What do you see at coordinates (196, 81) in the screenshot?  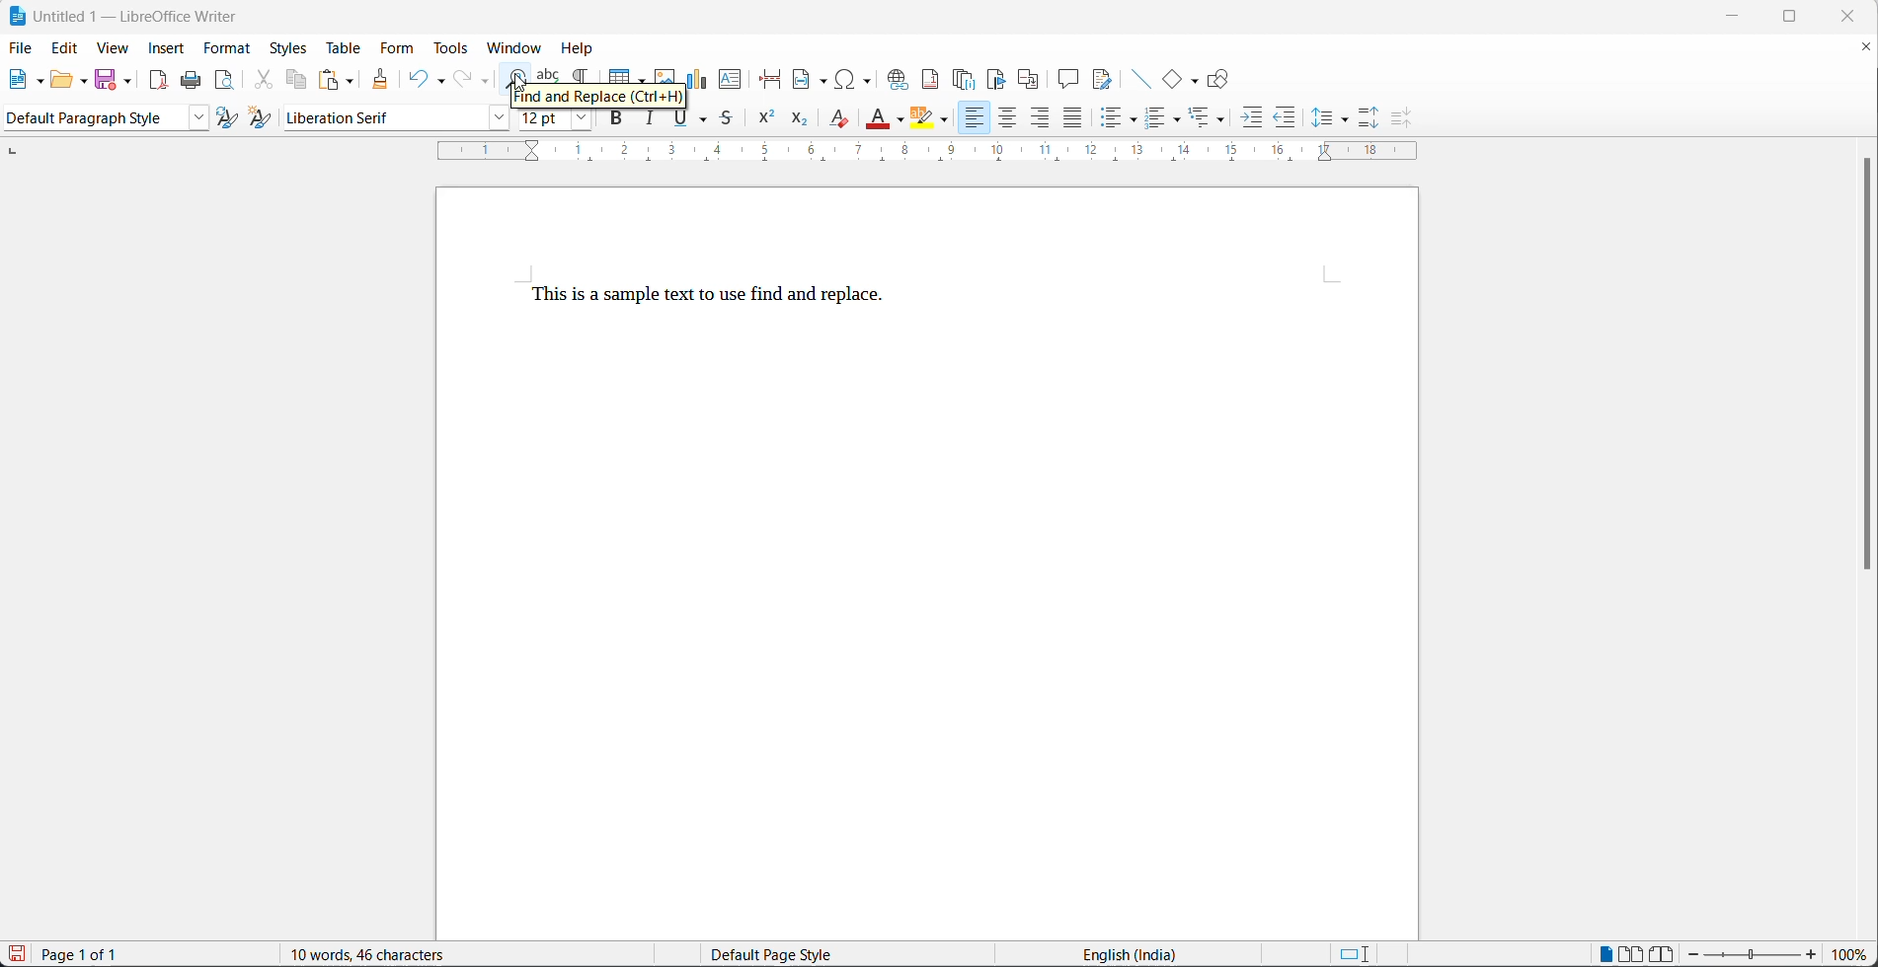 I see `print` at bounding box center [196, 81].